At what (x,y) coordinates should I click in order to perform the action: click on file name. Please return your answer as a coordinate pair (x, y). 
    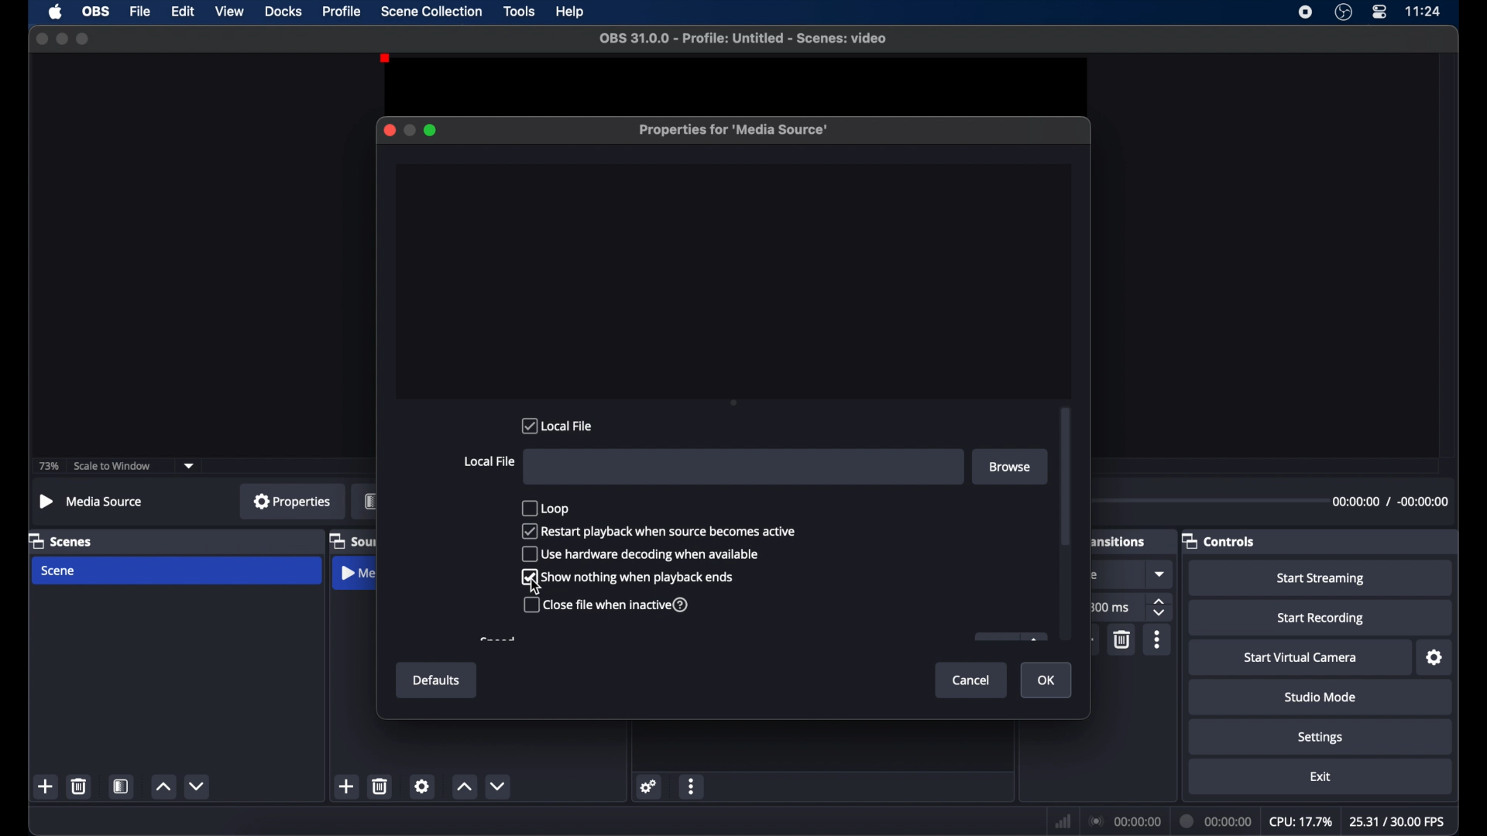
    Looking at the image, I should click on (743, 39).